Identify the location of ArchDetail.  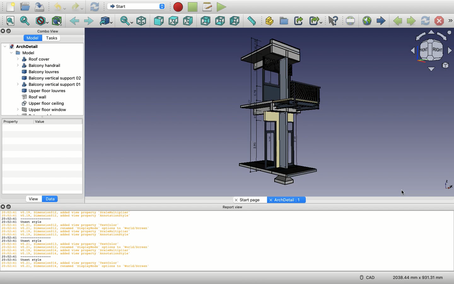
(20, 46).